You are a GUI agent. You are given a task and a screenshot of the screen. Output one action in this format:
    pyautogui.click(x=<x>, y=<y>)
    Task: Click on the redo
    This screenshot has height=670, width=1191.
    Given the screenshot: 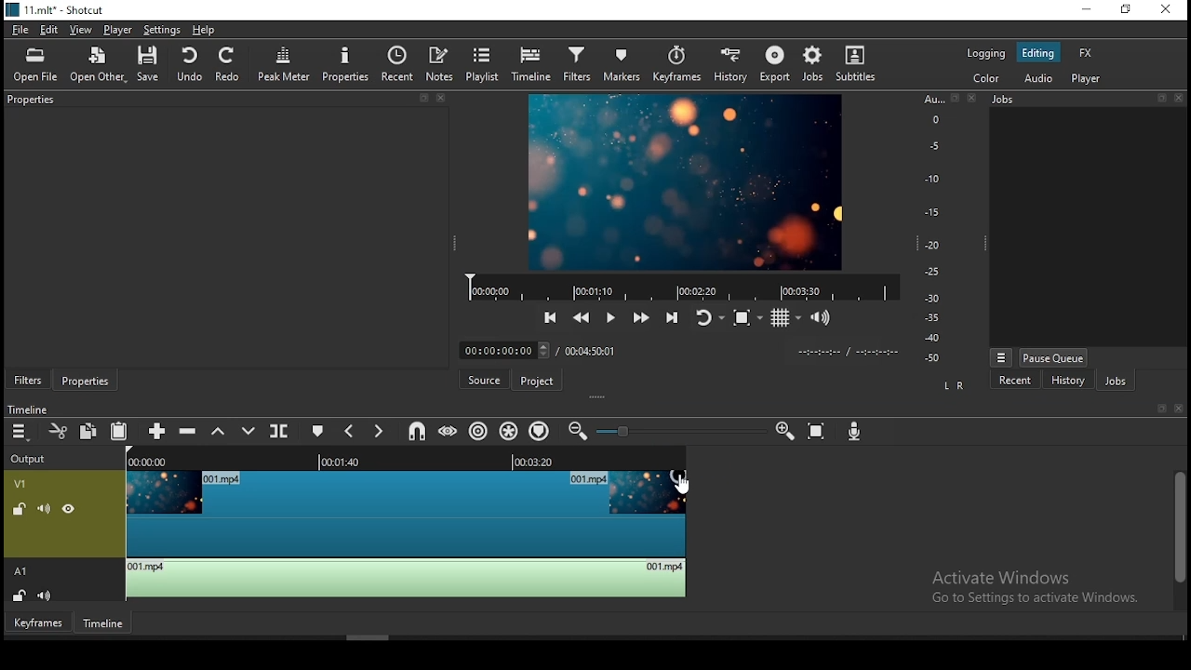 What is the action you would take?
    pyautogui.click(x=229, y=65)
    